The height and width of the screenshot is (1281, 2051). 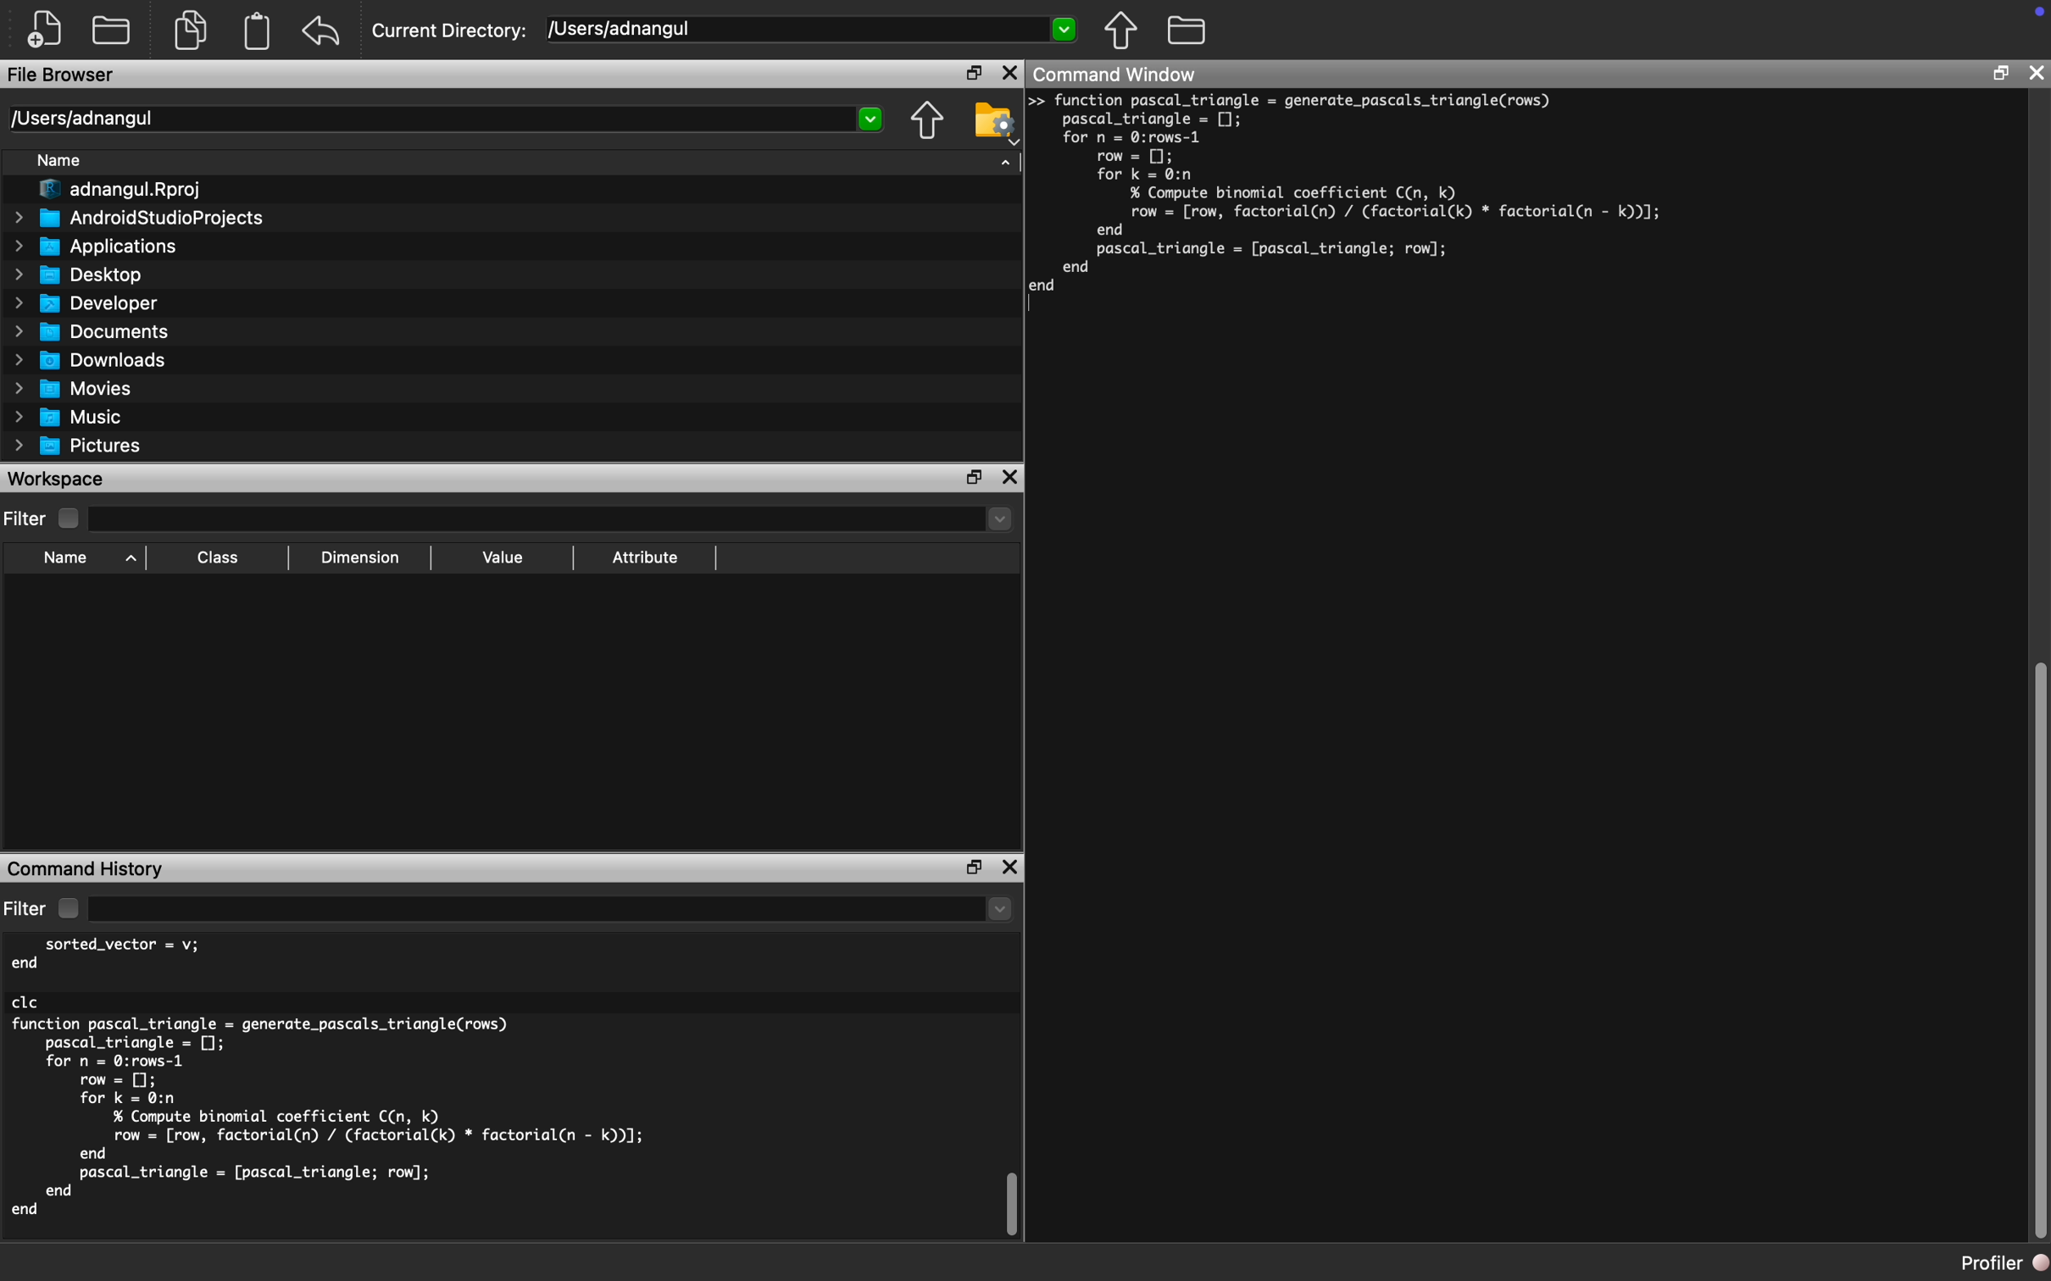 I want to click on Developer, so click(x=86, y=304).